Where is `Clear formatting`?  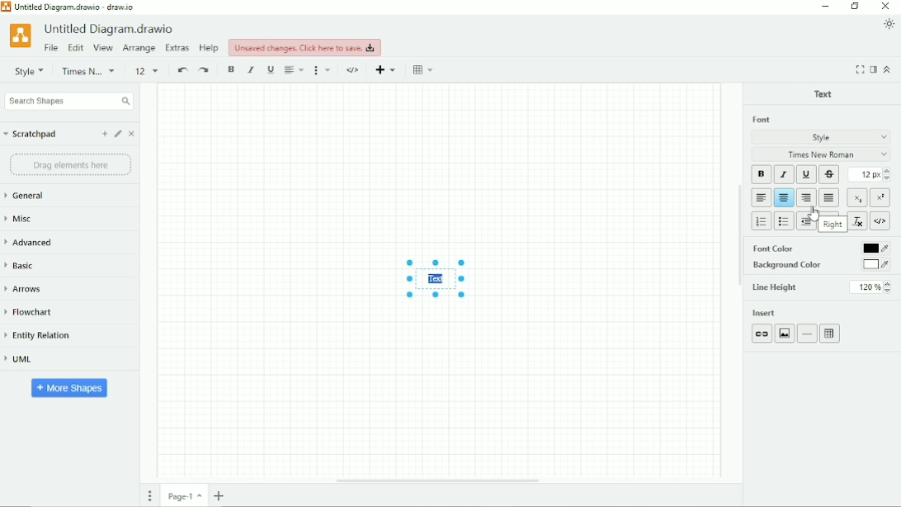
Clear formatting is located at coordinates (857, 220).